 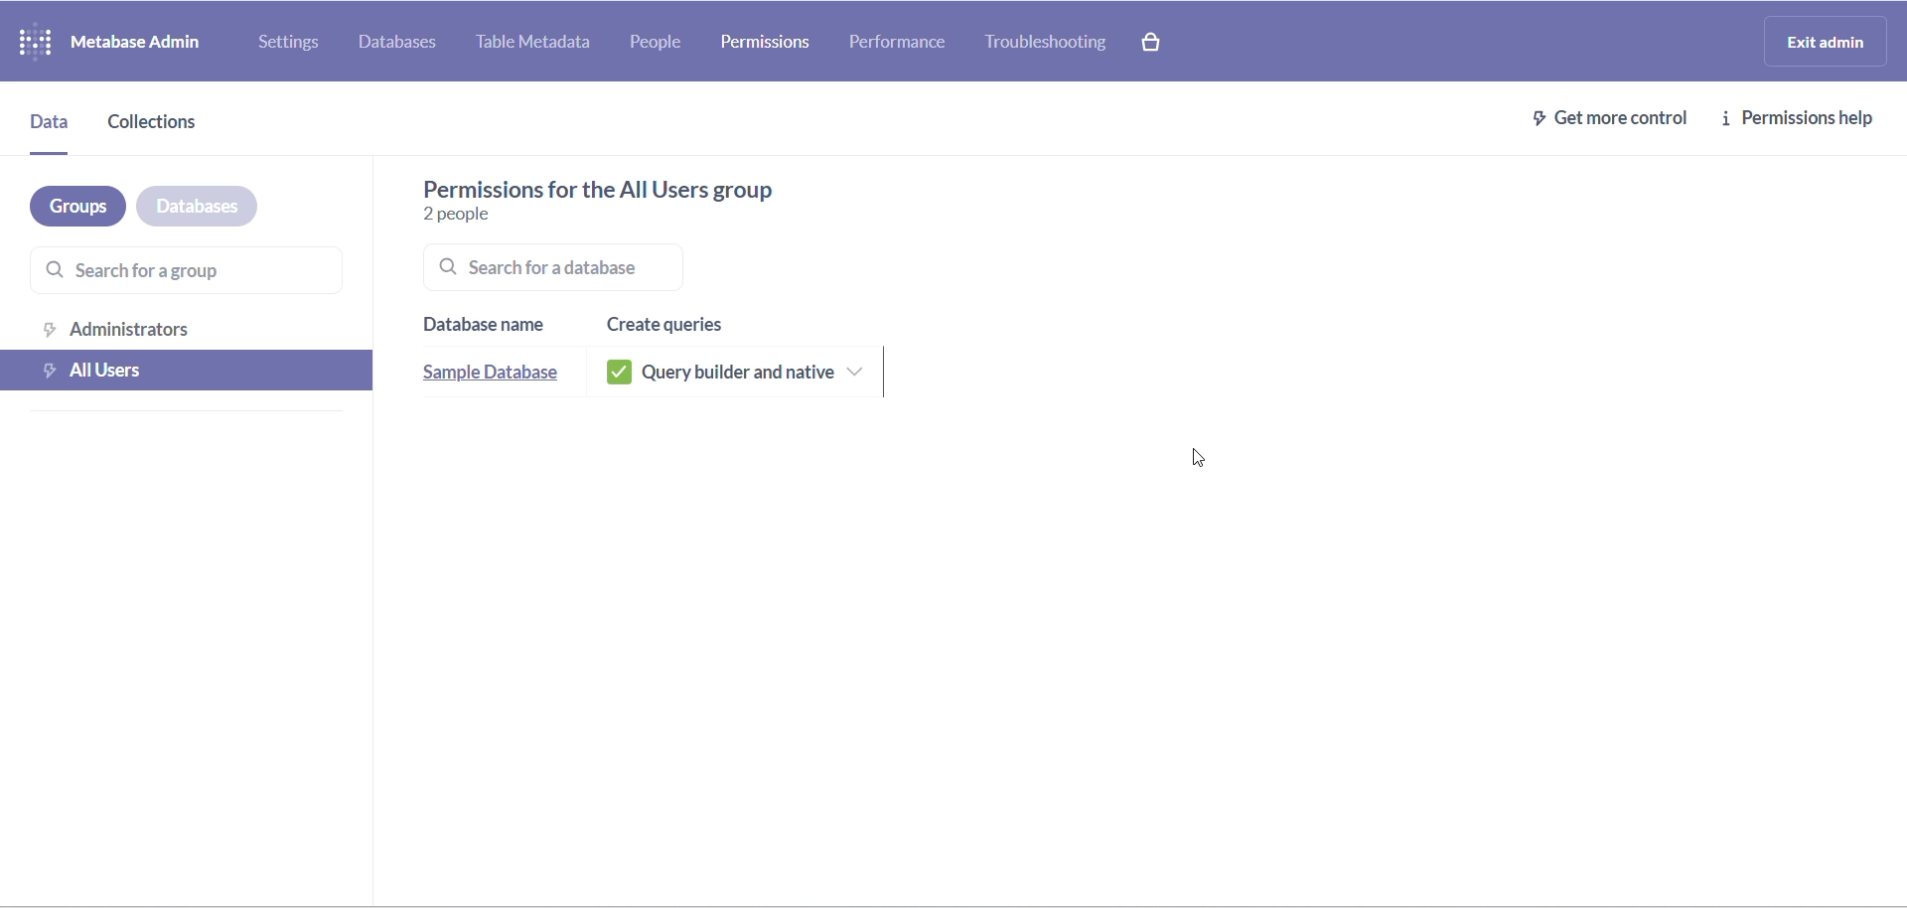 I want to click on cursor, so click(x=1200, y=461).